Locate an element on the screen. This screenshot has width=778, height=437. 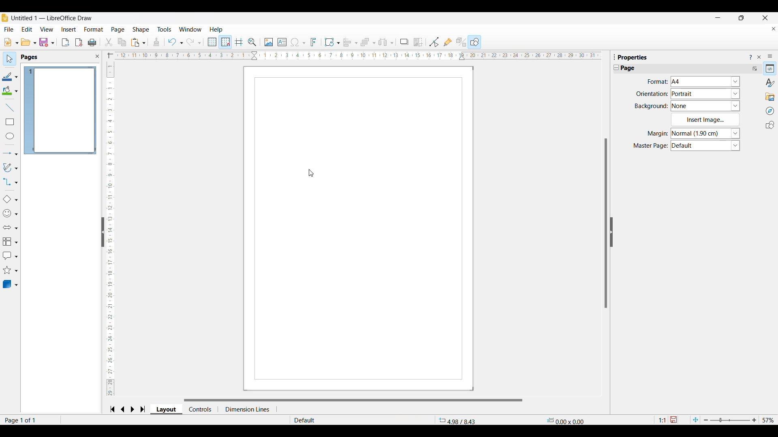
Gallery is located at coordinates (770, 97).